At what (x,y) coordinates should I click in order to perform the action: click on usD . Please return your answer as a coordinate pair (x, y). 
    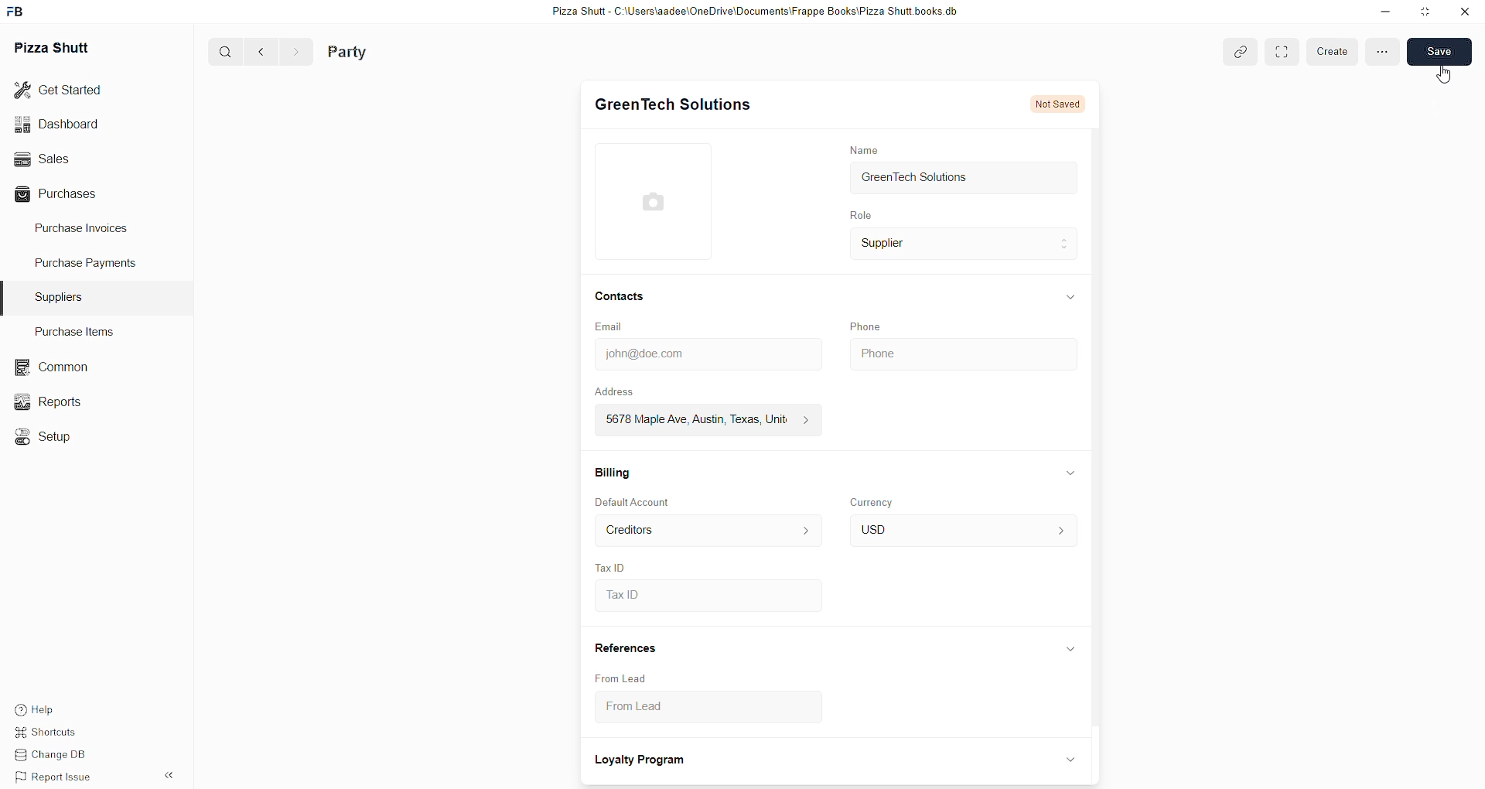
    Looking at the image, I should click on (961, 531).